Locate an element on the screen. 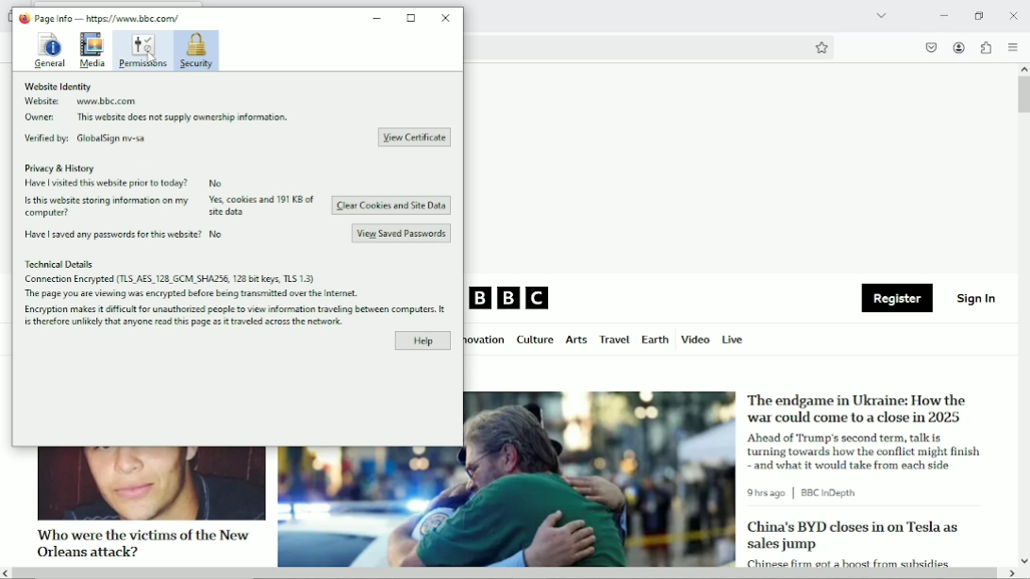  Clear Cookies and Site Data is located at coordinates (392, 206).